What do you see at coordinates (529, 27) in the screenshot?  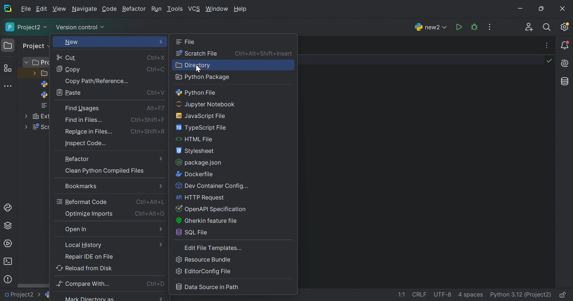 I see `Code with me` at bounding box center [529, 27].